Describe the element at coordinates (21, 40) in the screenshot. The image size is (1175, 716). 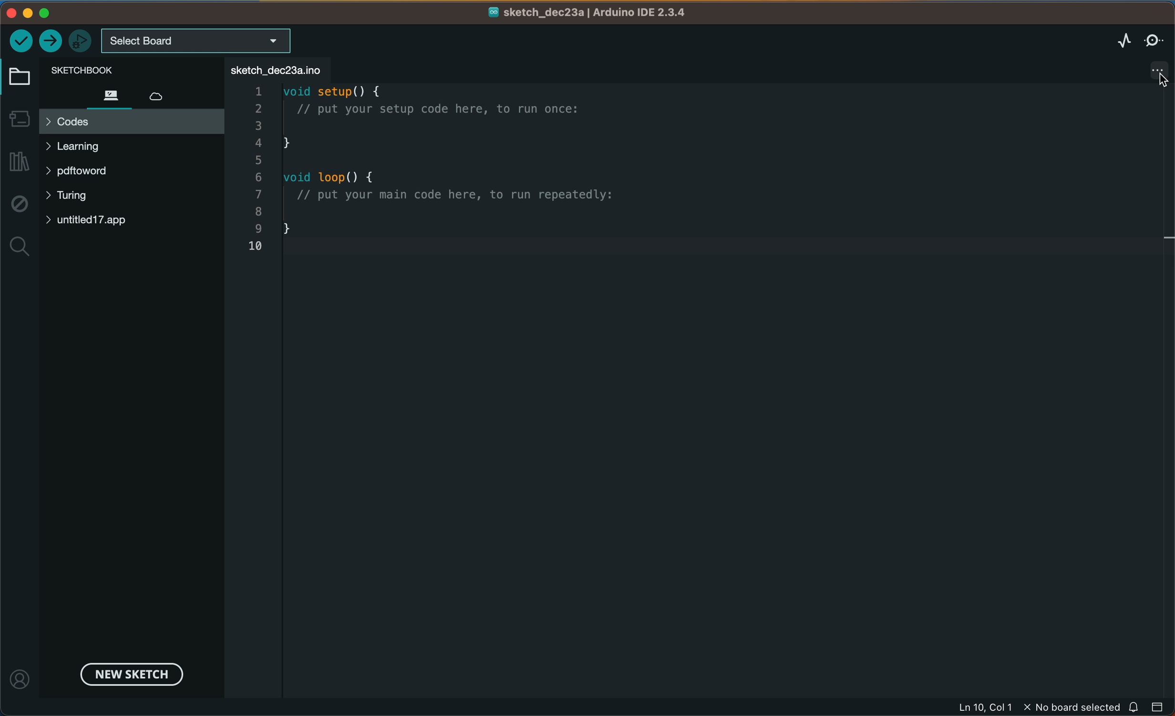
I see `verify` at that location.